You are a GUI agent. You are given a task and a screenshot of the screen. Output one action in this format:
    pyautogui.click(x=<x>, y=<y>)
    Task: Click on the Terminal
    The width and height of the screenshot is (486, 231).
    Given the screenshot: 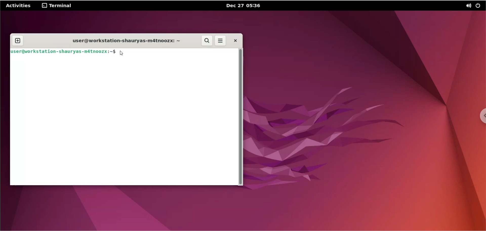 What is the action you would take?
    pyautogui.click(x=57, y=6)
    